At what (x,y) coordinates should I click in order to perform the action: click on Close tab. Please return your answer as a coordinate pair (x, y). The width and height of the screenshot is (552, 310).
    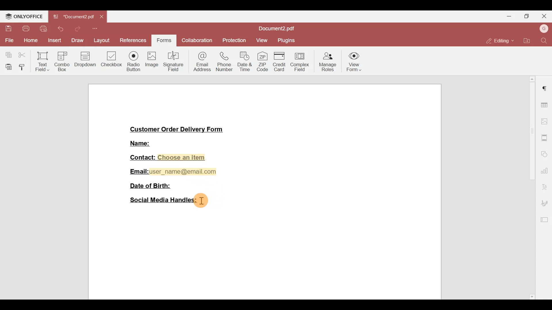
    Looking at the image, I should click on (103, 18).